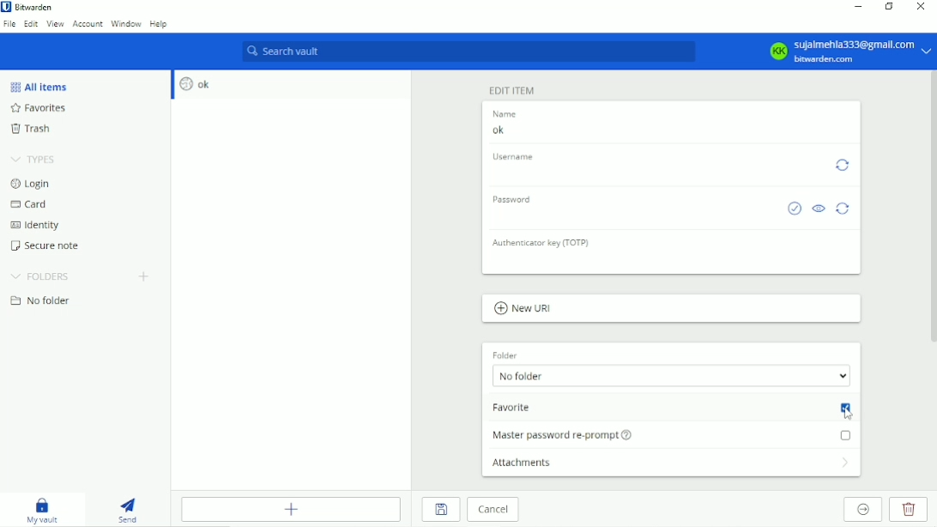 This screenshot has height=527, width=937. Describe the element at coordinates (514, 199) in the screenshot. I see `Password` at that location.